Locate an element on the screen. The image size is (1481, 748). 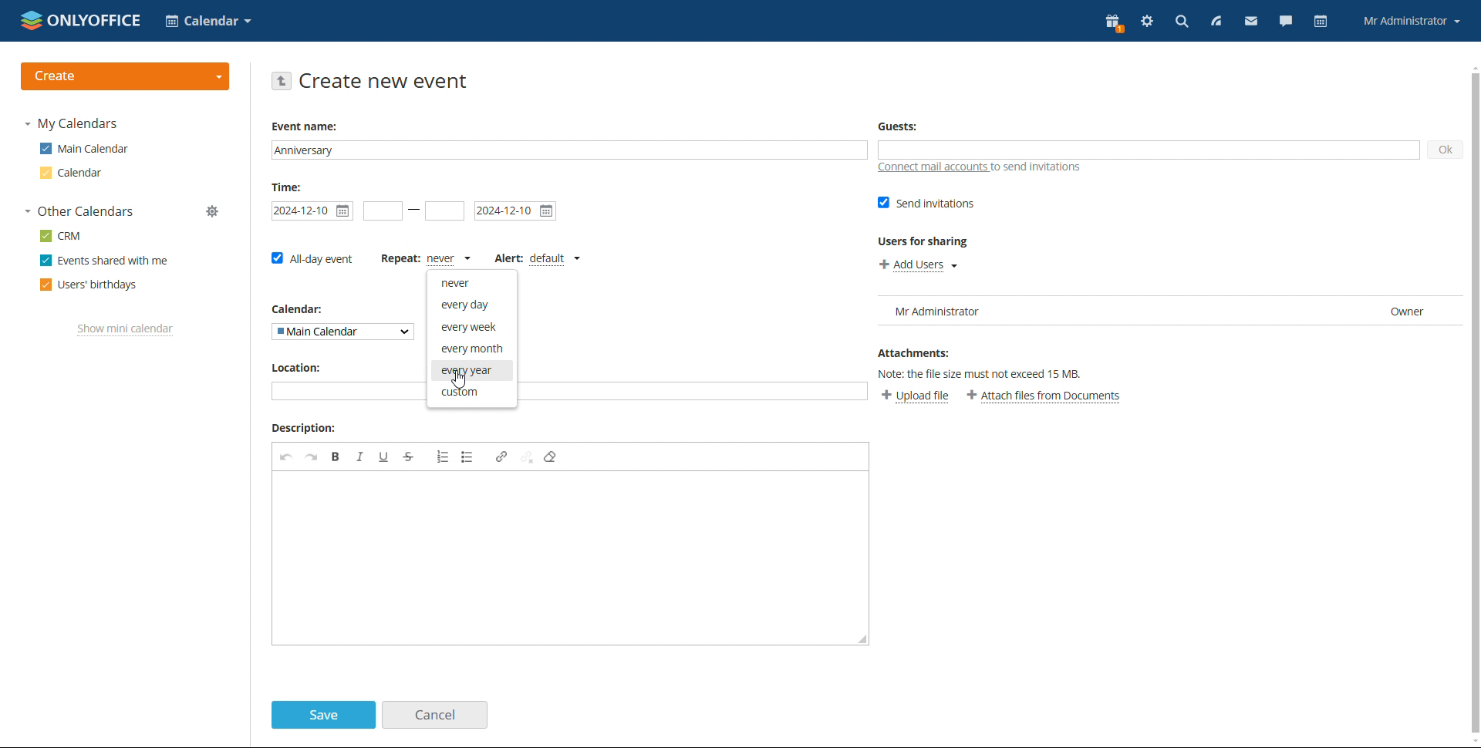
insert/remove numbered list is located at coordinates (444, 457).